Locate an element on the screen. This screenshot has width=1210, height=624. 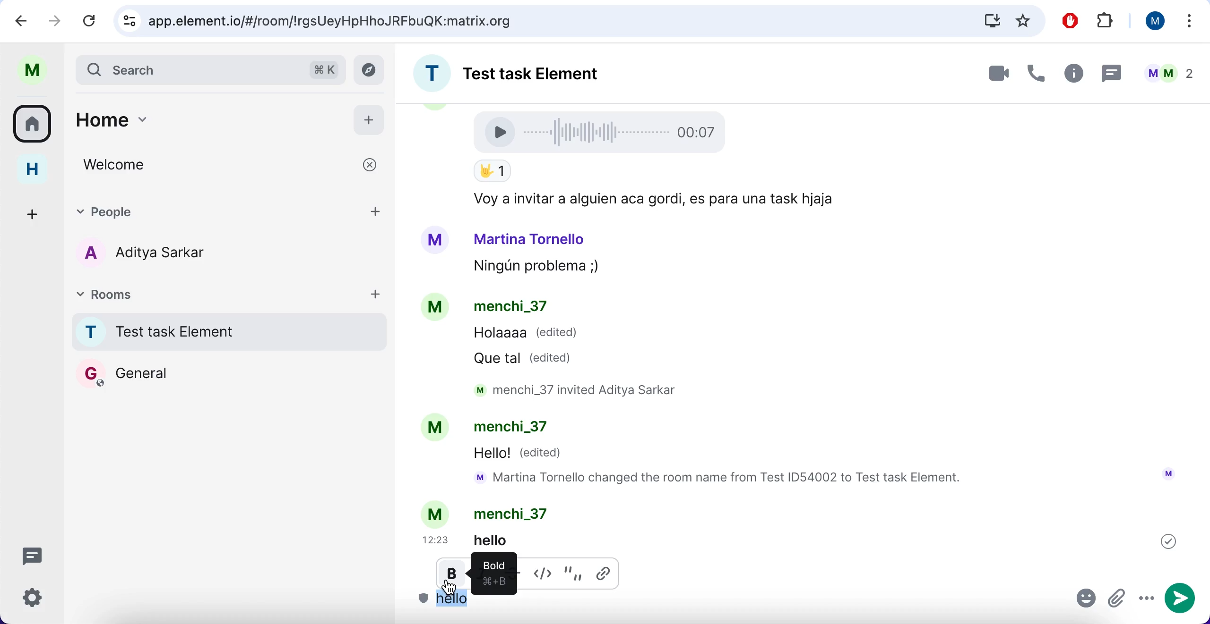
bold is located at coordinates (453, 577).